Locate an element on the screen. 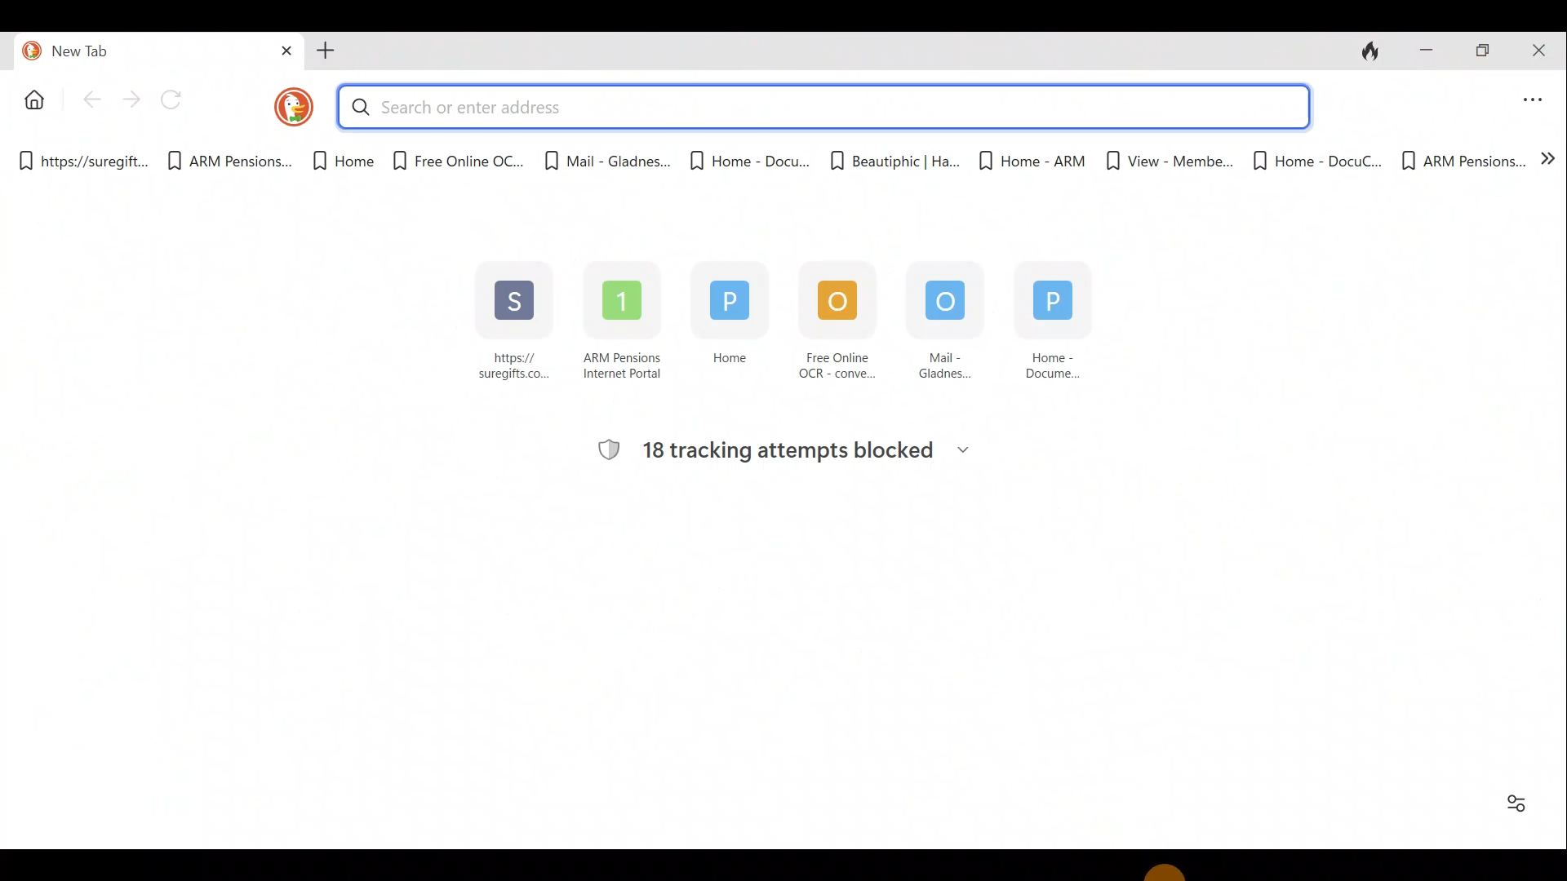 The height and width of the screenshot is (881, 1567). Close tabs and clear data is located at coordinates (1374, 51).